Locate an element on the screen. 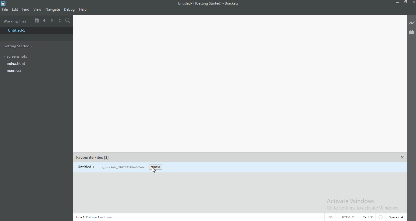 Image resolution: width=416 pixels, height=221 pixels. Close is located at coordinates (413, 2).